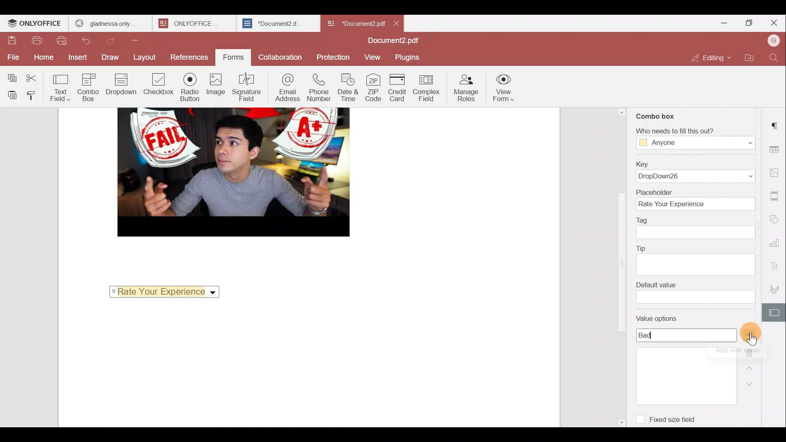 This screenshot has height=442, width=786. Describe the element at coordinates (41, 58) in the screenshot. I see `Home` at that location.